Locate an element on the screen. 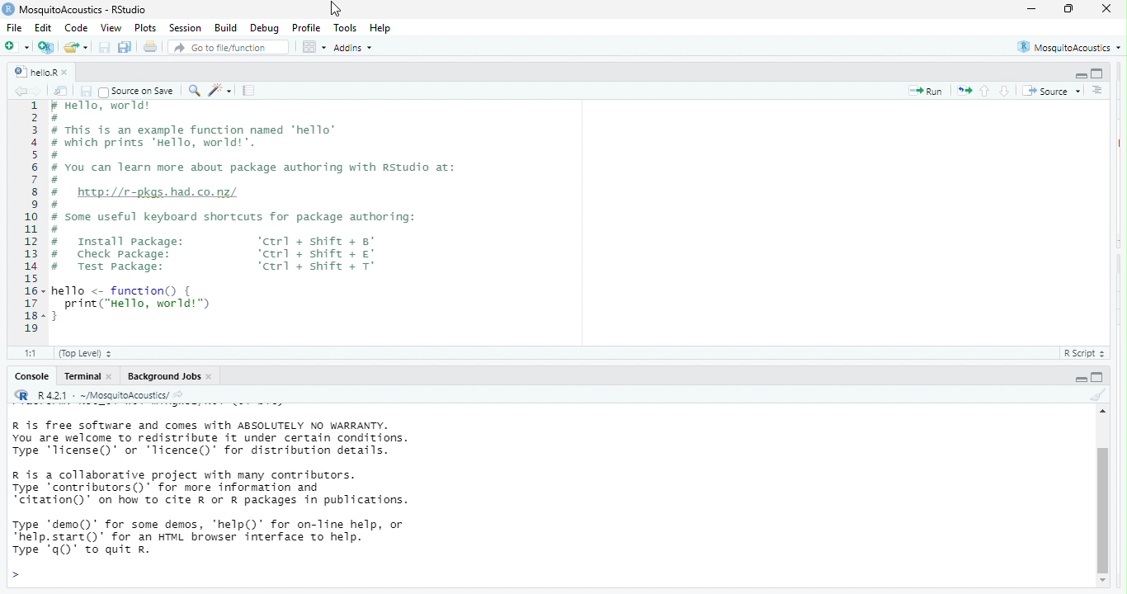 This screenshot has height=594, width=1127. Tools is located at coordinates (345, 29).